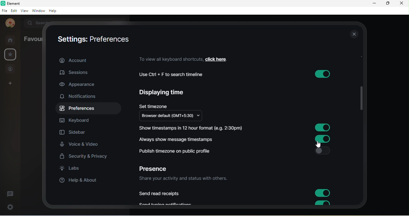 This screenshot has width=409, height=216. Describe the element at coordinates (323, 128) in the screenshot. I see `button` at that location.